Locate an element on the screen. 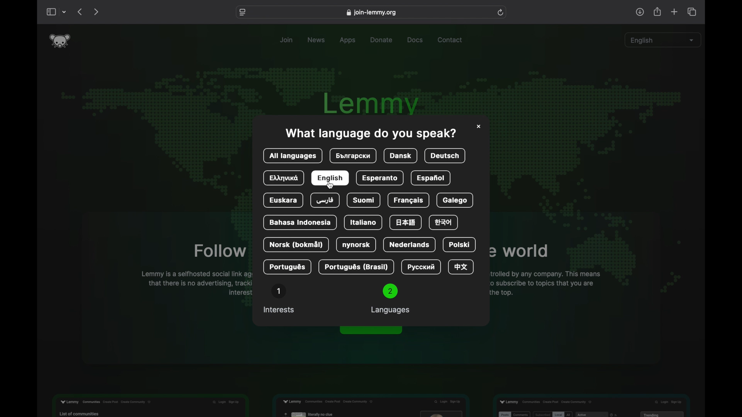  lemmy is located at coordinates (60, 41).